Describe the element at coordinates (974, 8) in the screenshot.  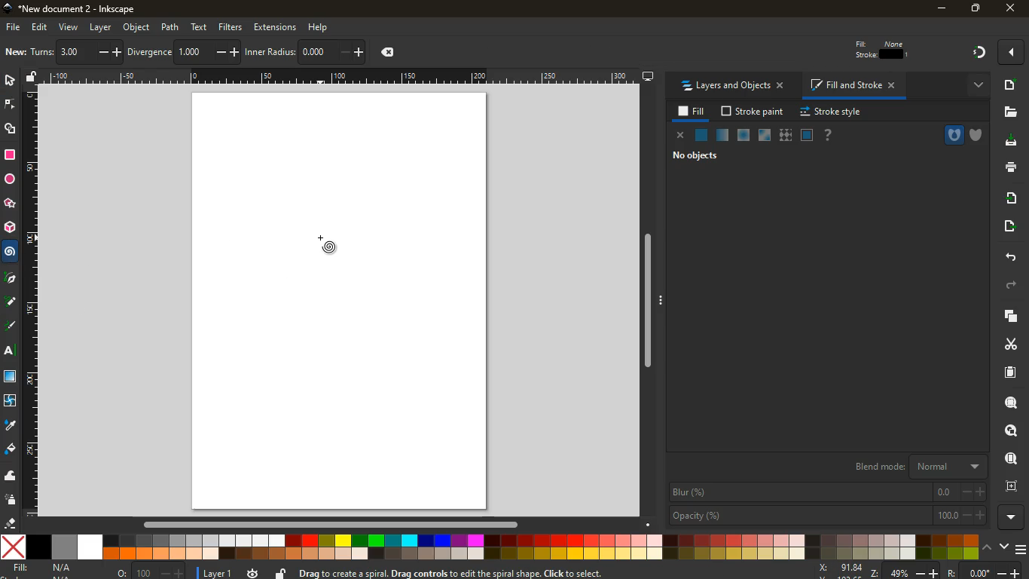
I see `maximize` at that location.